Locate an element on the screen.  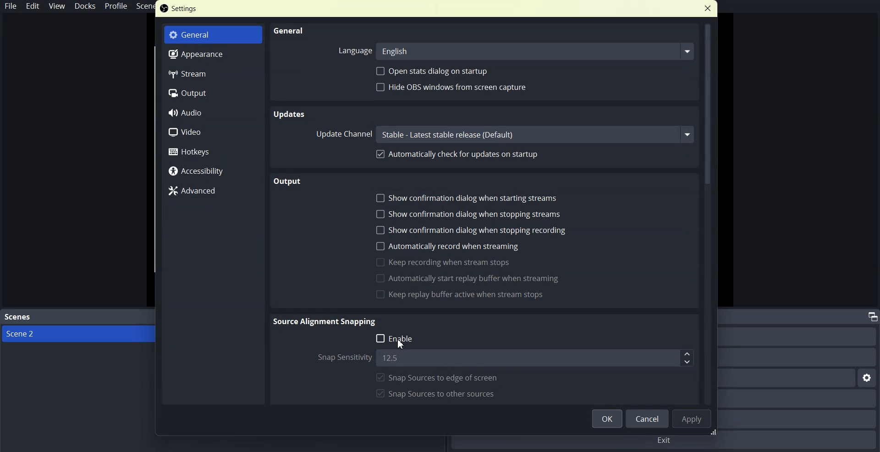
Close is located at coordinates (708, 9).